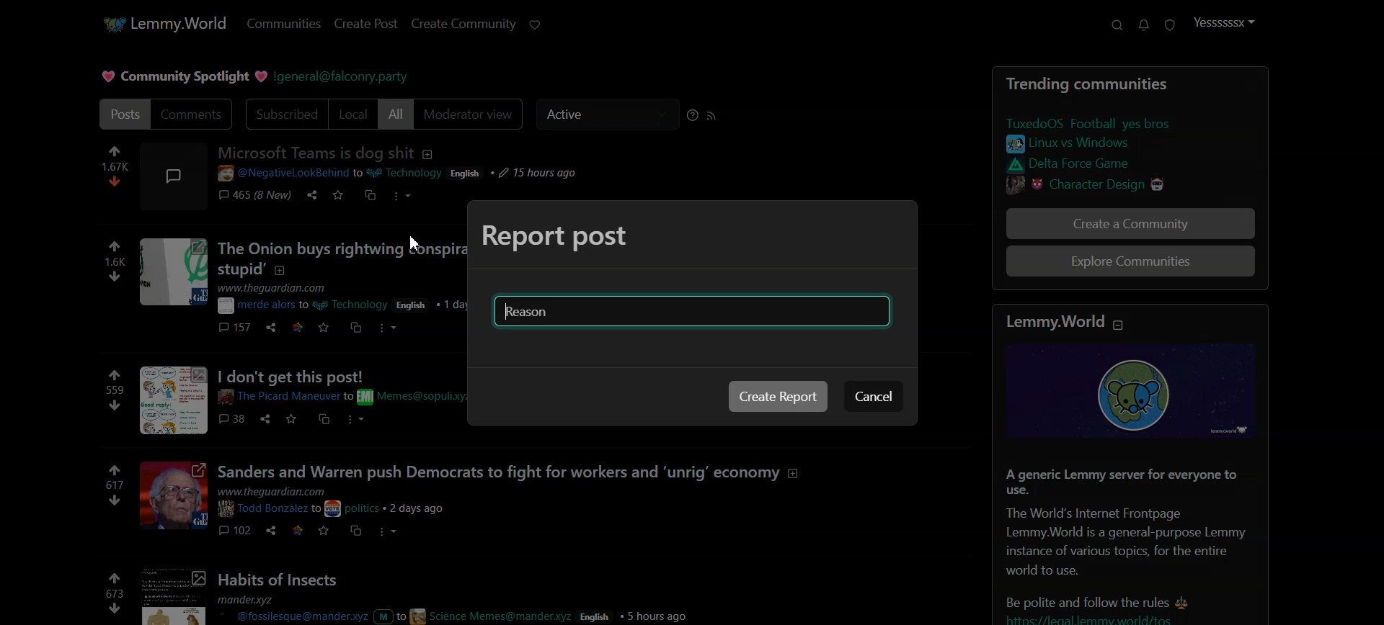  I want to click on more, so click(402, 197).